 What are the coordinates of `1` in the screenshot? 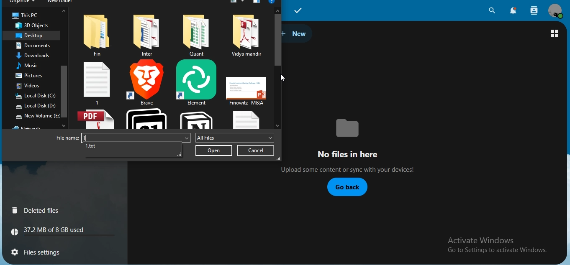 It's located at (97, 82).